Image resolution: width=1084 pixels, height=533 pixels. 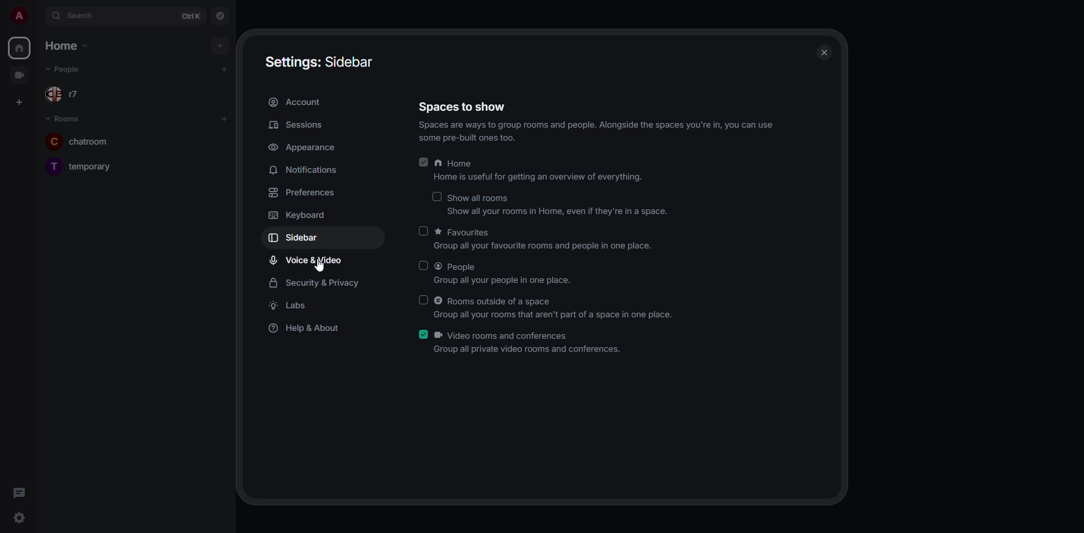 I want to click on enabled, so click(x=422, y=334).